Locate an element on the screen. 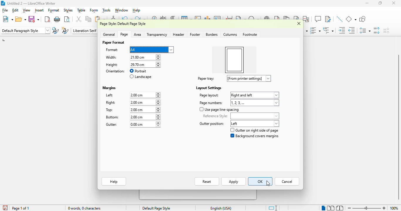 The height and width of the screenshot is (211, 401). apply is located at coordinates (233, 181).